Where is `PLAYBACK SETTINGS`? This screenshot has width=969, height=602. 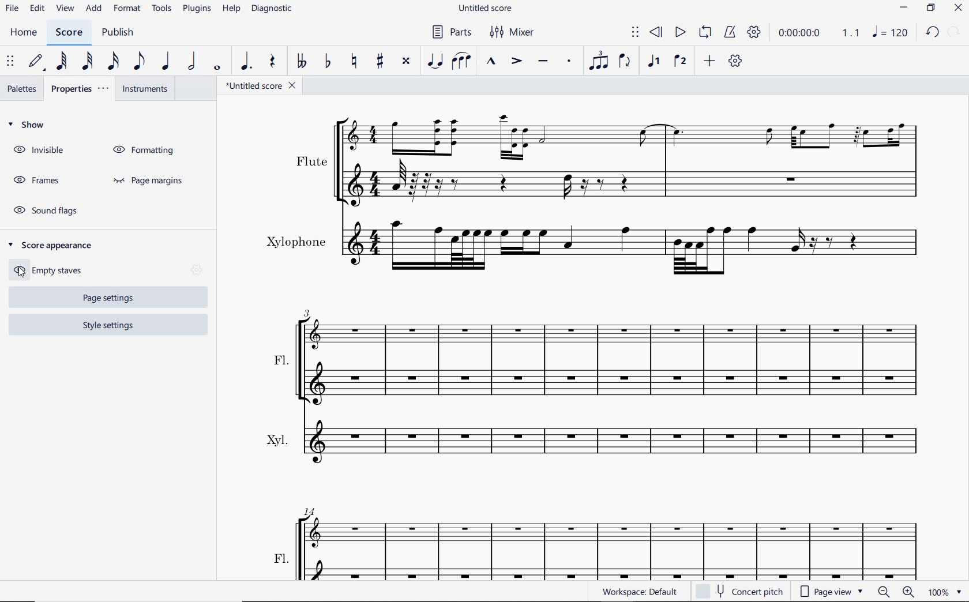
PLAYBACK SETTINGS is located at coordinates (755, 33).